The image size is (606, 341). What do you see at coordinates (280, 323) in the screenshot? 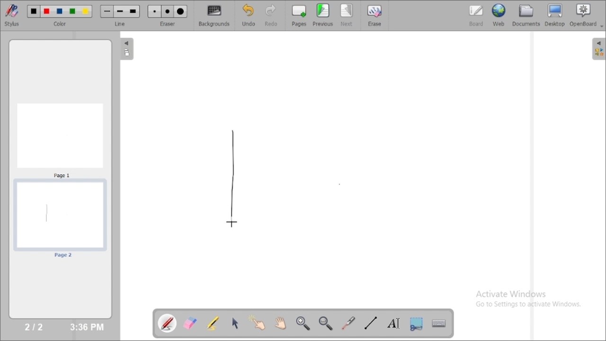
I see `scroll page` at bounding box center [280, 323].